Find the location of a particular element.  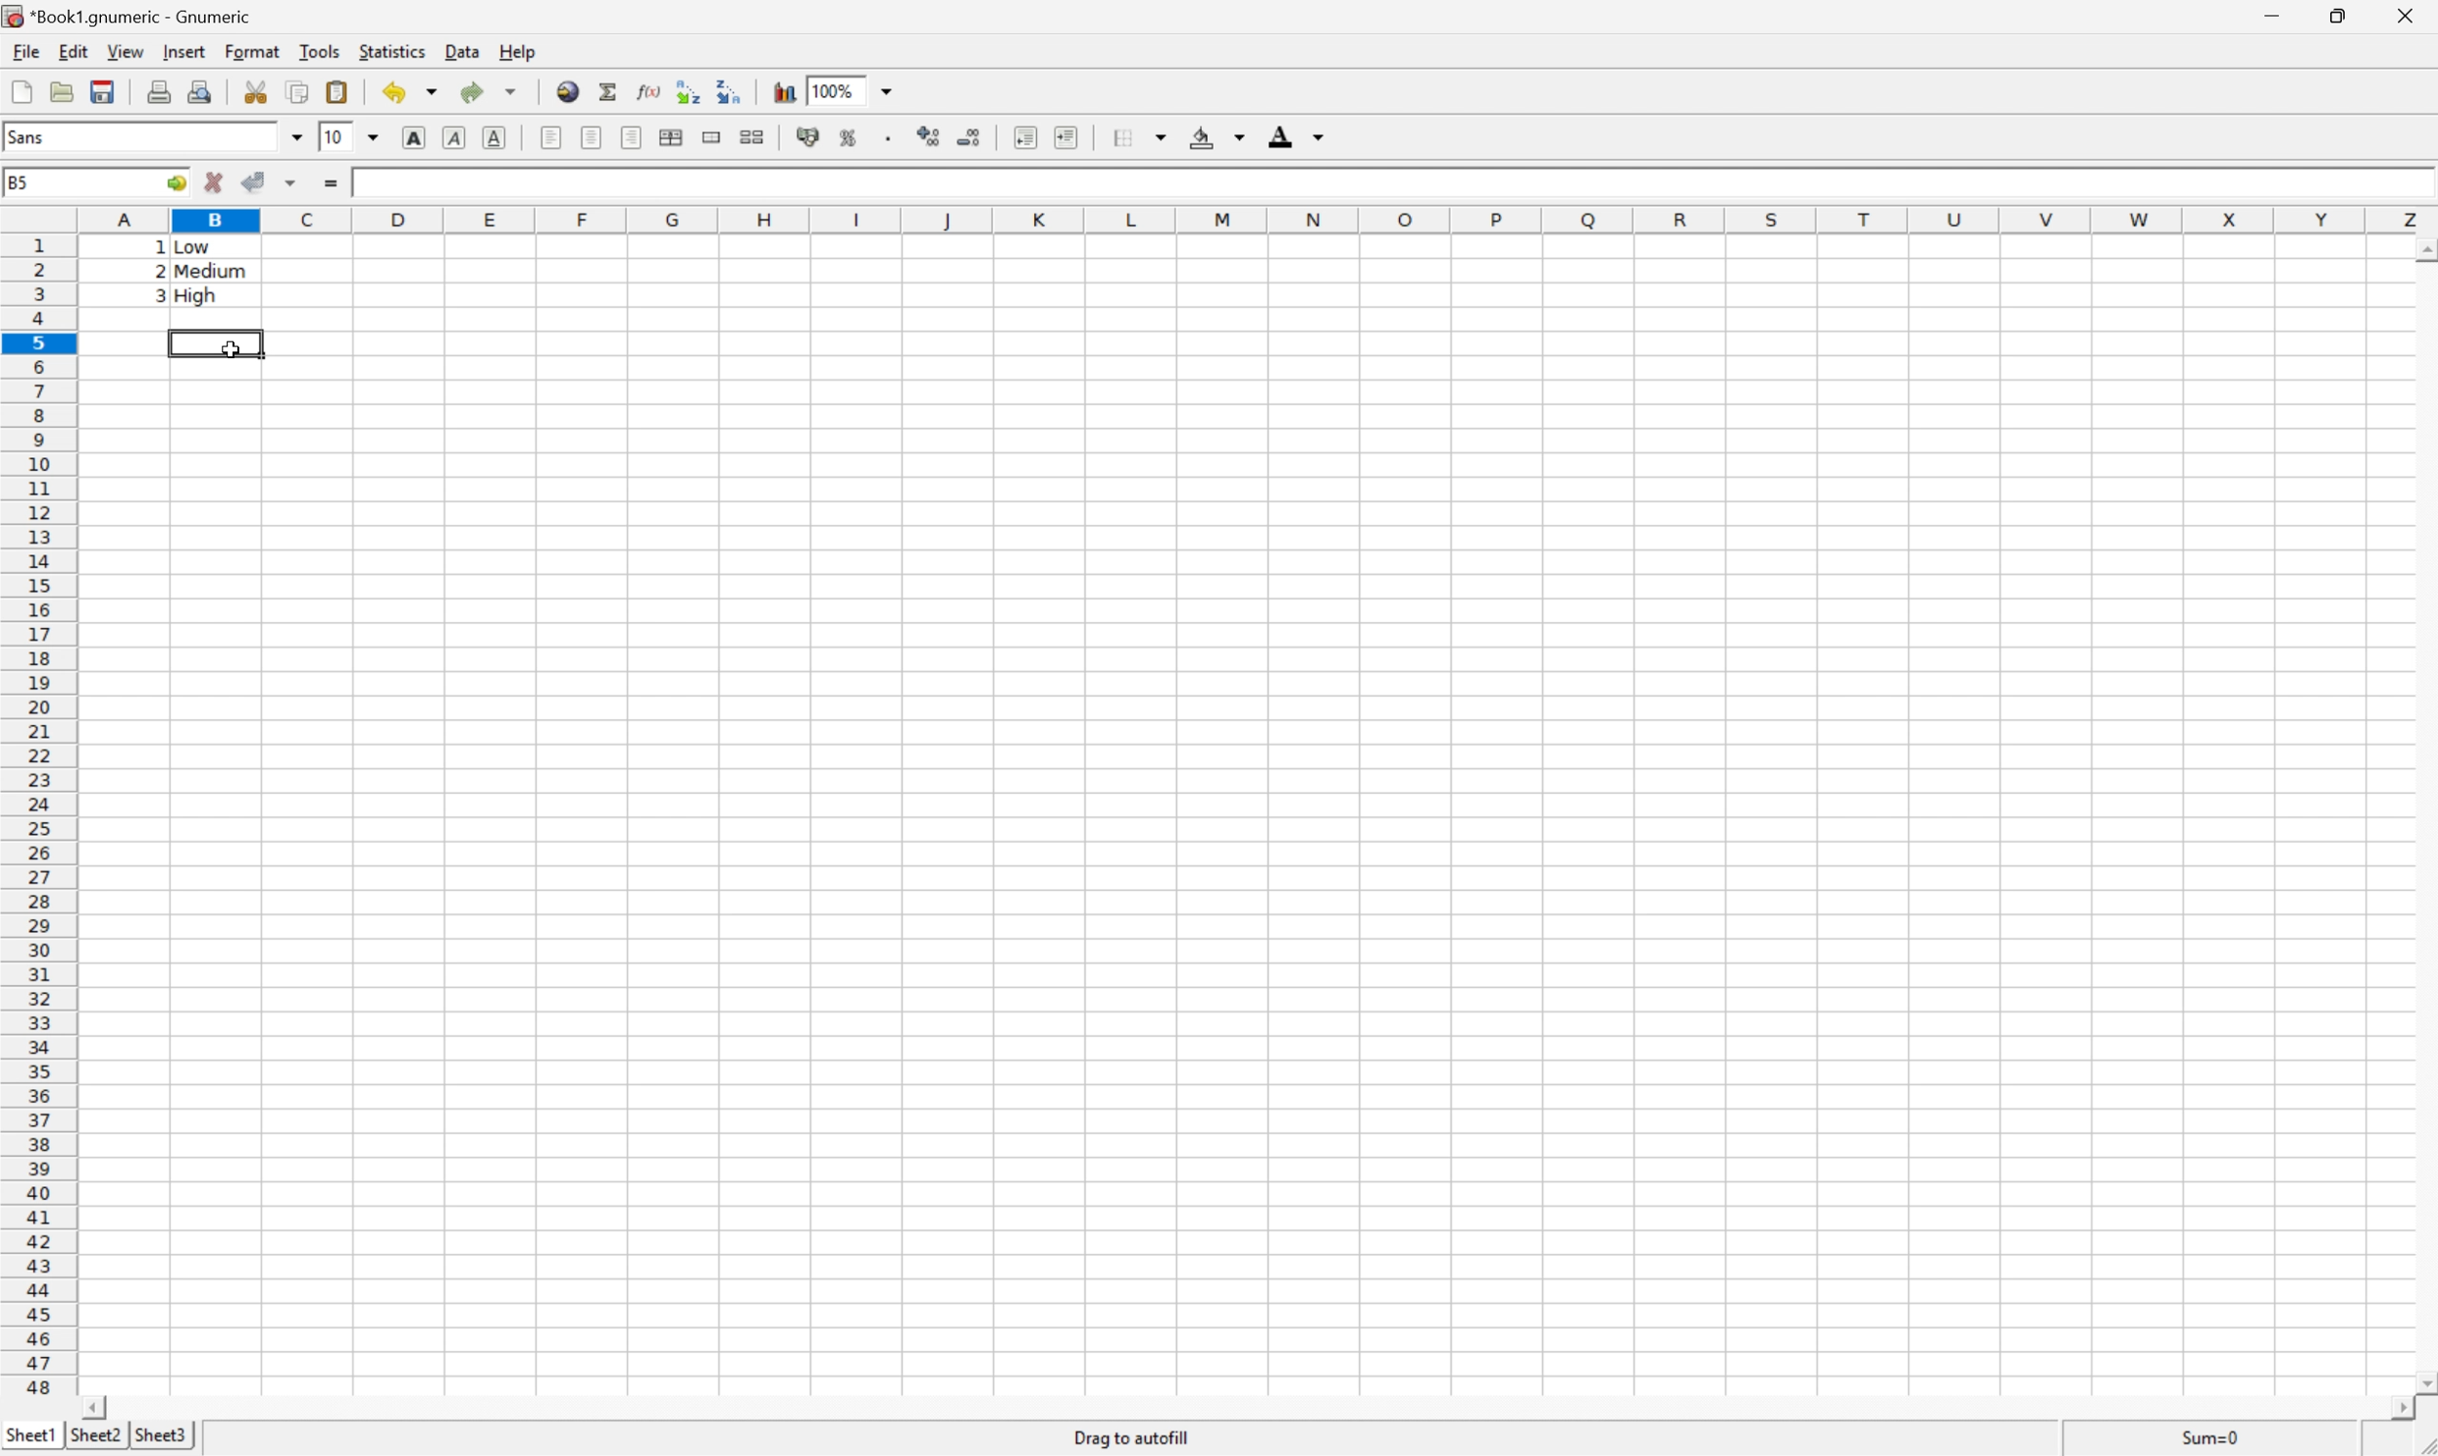

Foreground is located at coordinates (1292, 134).